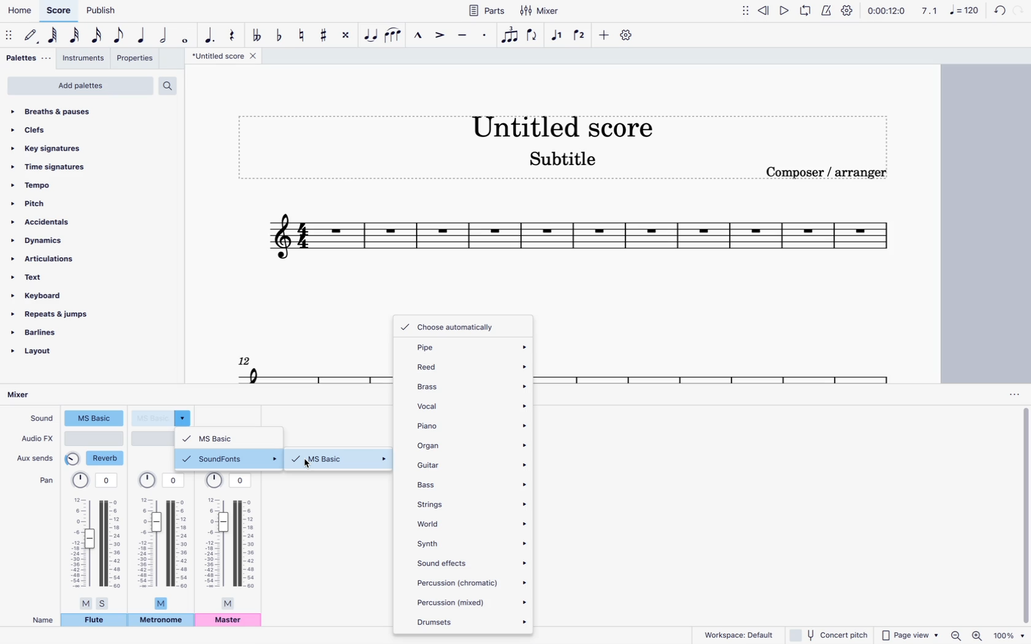 Image resolution: width=1031 pixels, height=644 pixels. I want to click on sound type, so click(94, 419).